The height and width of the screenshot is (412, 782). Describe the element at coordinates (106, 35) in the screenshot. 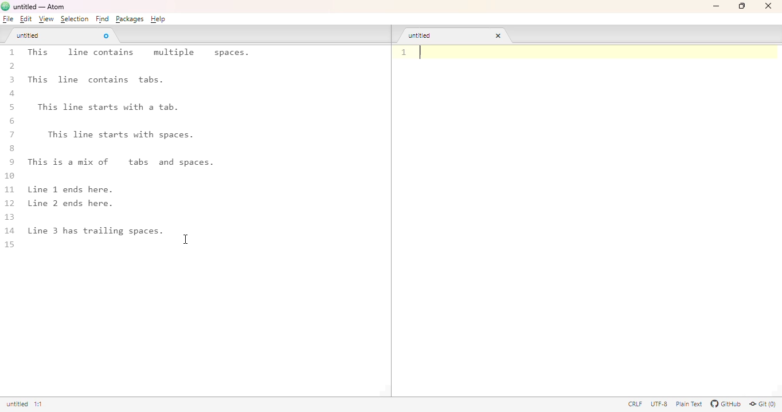

I see `close tab` at that location.